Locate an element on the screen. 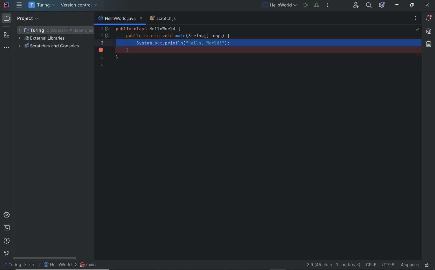 This screenshot has width=435, height=270. go to line is located at coordinates (333, 264).